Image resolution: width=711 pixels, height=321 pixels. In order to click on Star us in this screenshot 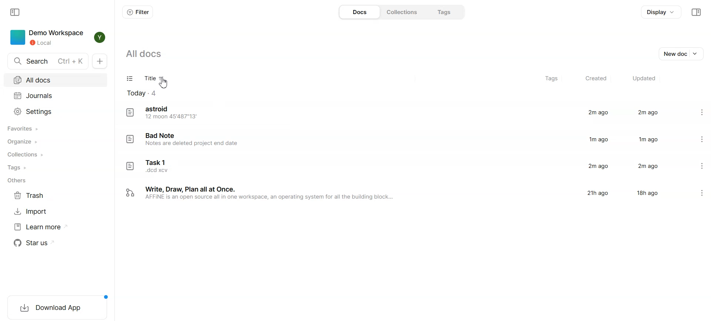, I will do `click(40, 243)`.